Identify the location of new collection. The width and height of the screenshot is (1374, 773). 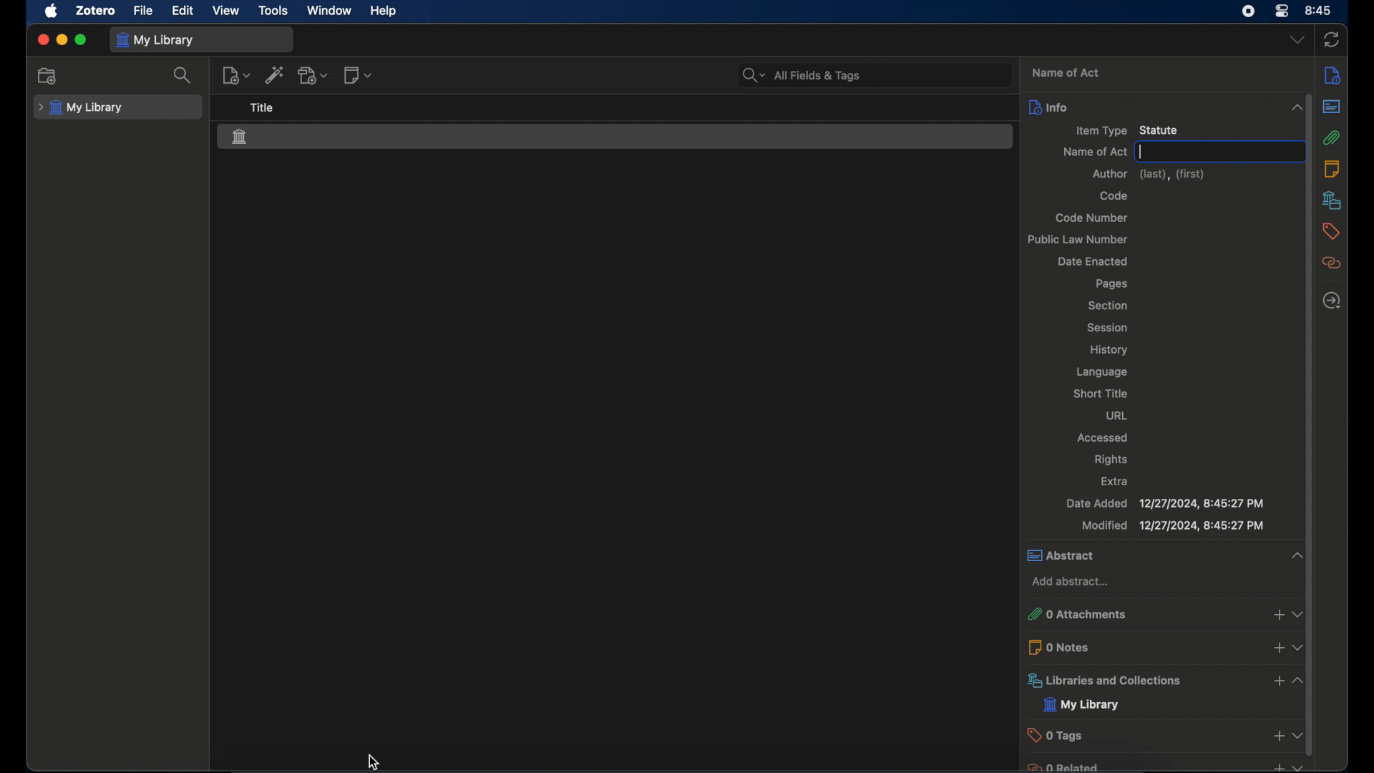
(48, 75).